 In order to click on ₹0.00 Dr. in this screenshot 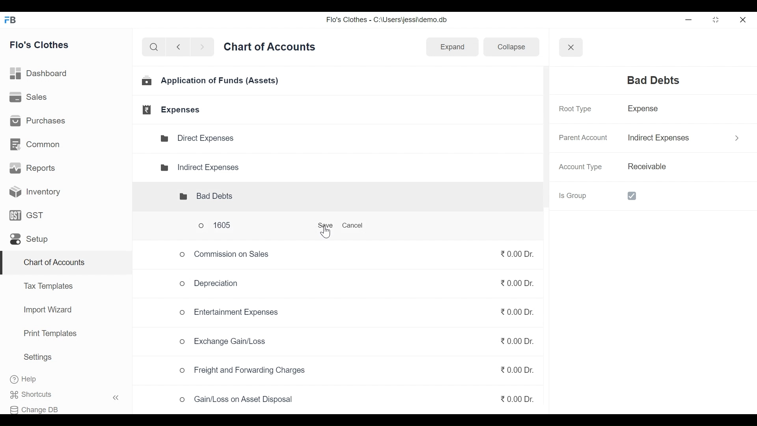, I will do `click(511, 344)`.